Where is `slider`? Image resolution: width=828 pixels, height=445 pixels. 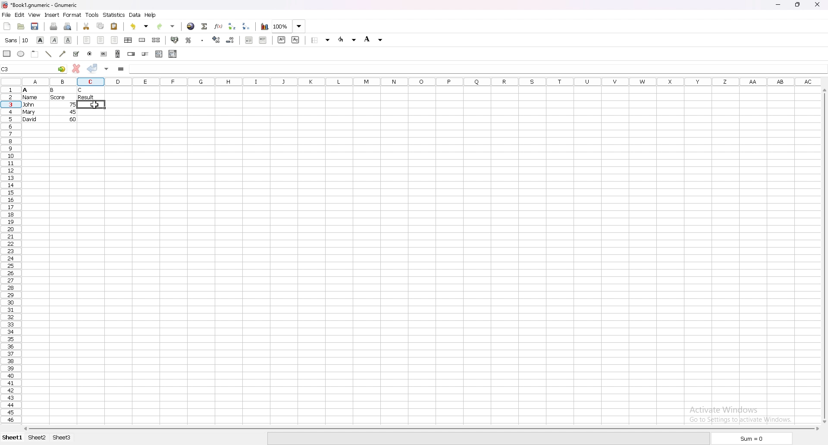 slider is located at coordinates (146, 53).